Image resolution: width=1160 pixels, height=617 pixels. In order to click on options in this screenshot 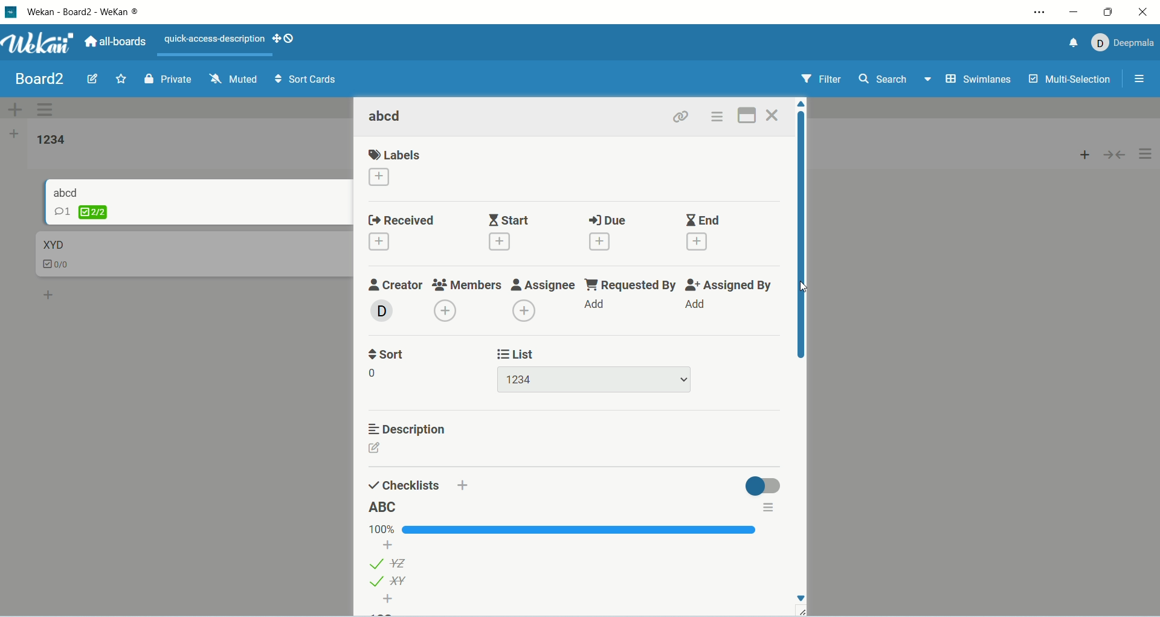, I will do `click(767, 508)`.